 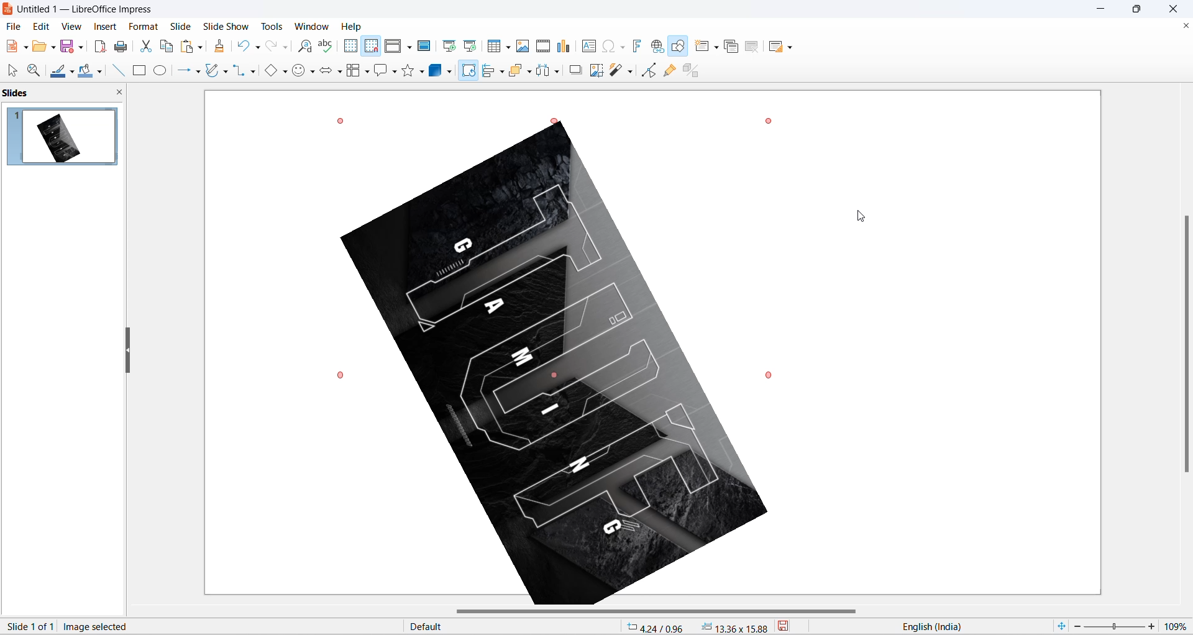 I want to click on display grid, so click(x=350, y=45).